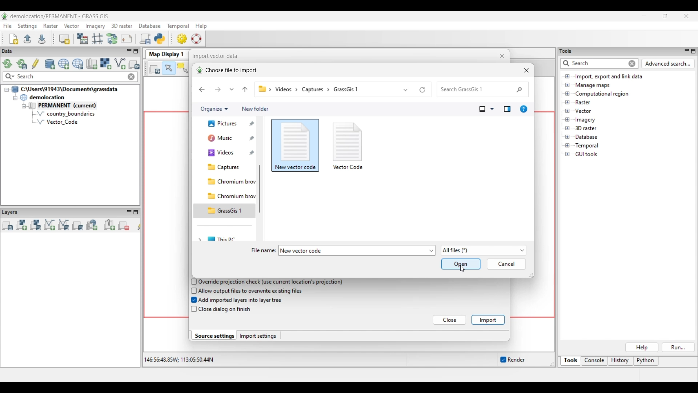  What do you see at coordinates (350, 250) in the screenshot?
I see `File name automatically mentioned` at bounding box center [350, 250].